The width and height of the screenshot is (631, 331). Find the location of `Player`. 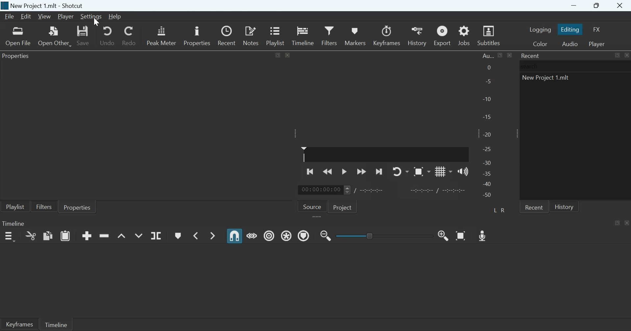

Player is located at coordinates (66, 17).